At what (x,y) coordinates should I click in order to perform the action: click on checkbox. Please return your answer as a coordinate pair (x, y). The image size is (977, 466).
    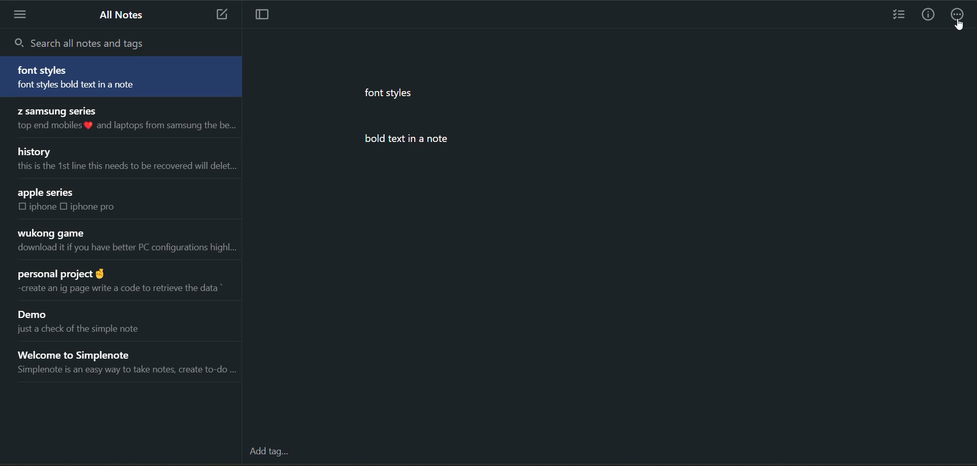
    Looking at the image, I should click on (22, 207).